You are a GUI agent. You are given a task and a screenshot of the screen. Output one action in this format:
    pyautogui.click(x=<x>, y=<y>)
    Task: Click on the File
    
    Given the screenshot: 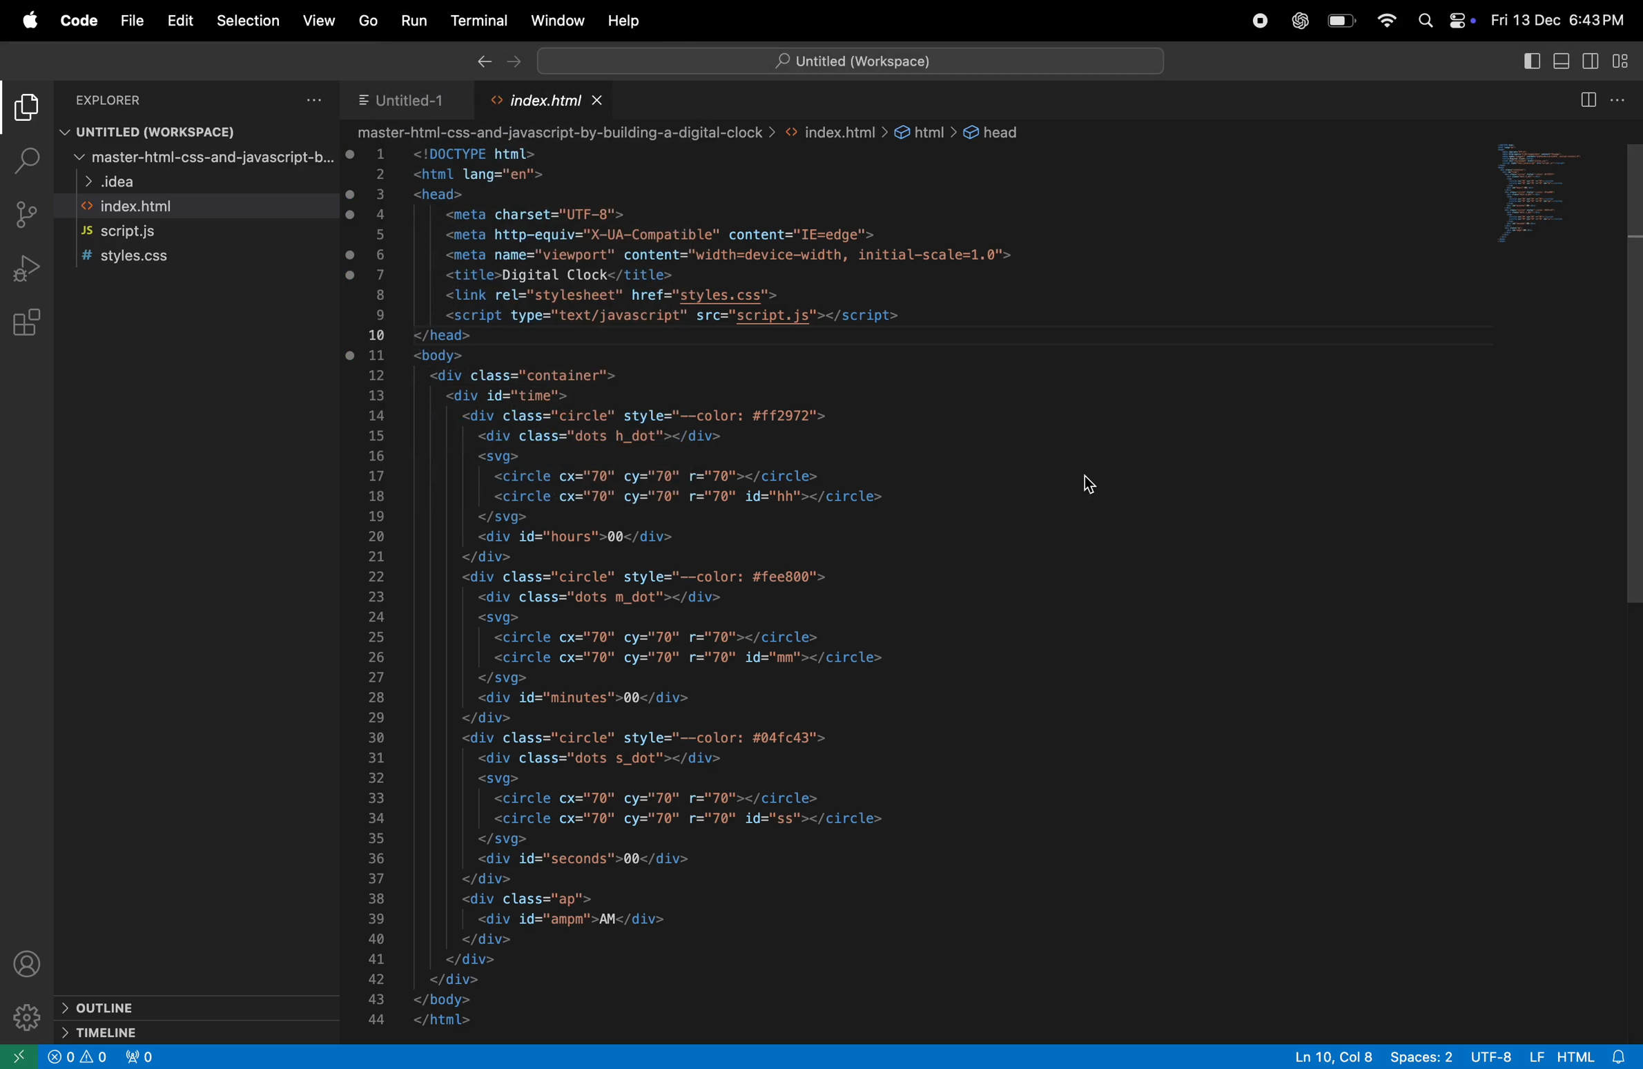 What is the action you would take?
    pyautogui.click(x=130, y=19)
    